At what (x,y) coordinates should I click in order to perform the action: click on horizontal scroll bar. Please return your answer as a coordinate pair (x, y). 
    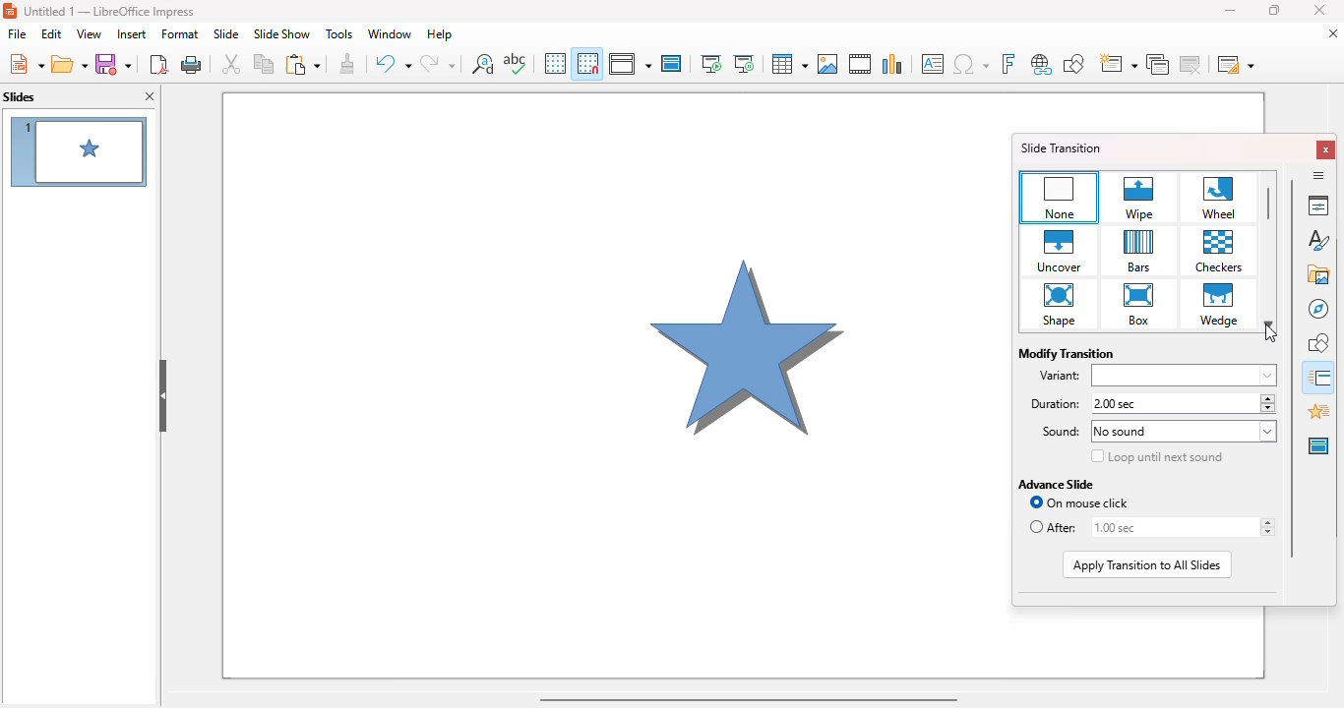
    Looking at the image, I should click on (748, 699).